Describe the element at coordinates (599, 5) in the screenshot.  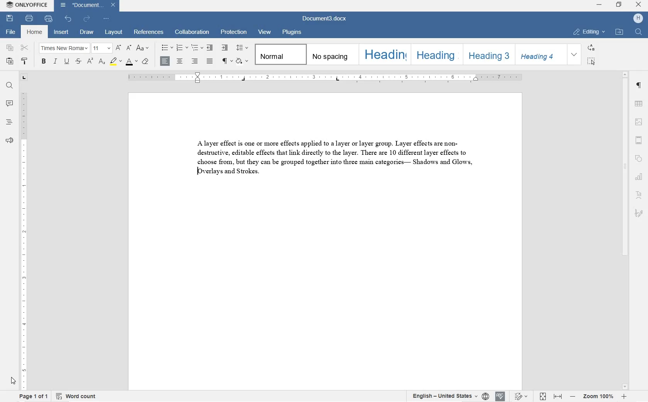
I see `MINIMIZE` at that location.